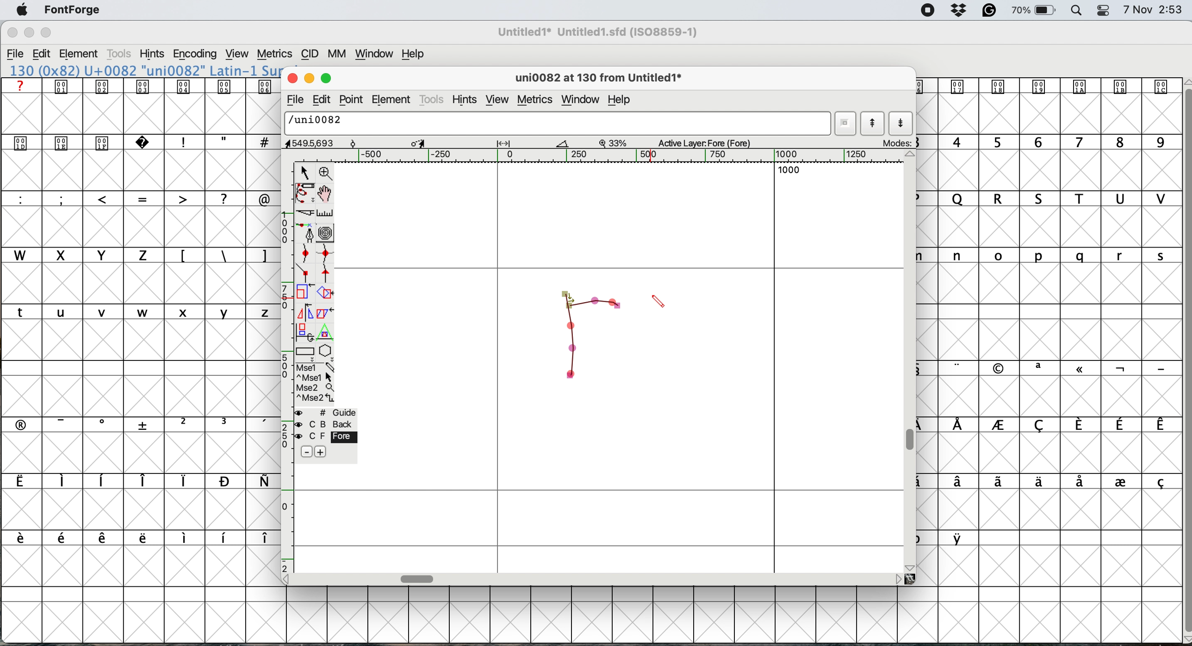 This screenshot has height=646, width=1192. What do you see at coordinates (305, 171) in the screenshot?
I see `select` at bounding box center [305, 171].